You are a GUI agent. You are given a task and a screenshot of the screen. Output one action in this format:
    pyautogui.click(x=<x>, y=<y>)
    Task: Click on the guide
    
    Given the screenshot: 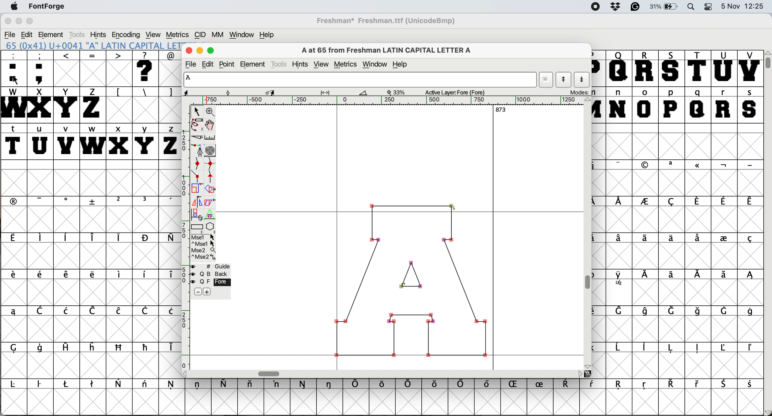 What is the action you would take?
    pyautogui.click(x=211, y=267)
    